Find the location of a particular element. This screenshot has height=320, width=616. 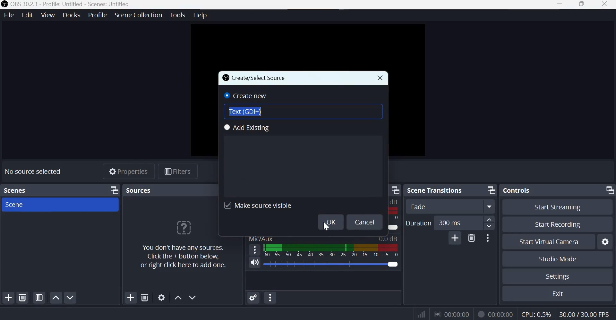

Move source(s) up is located at coordinates (178, 298).